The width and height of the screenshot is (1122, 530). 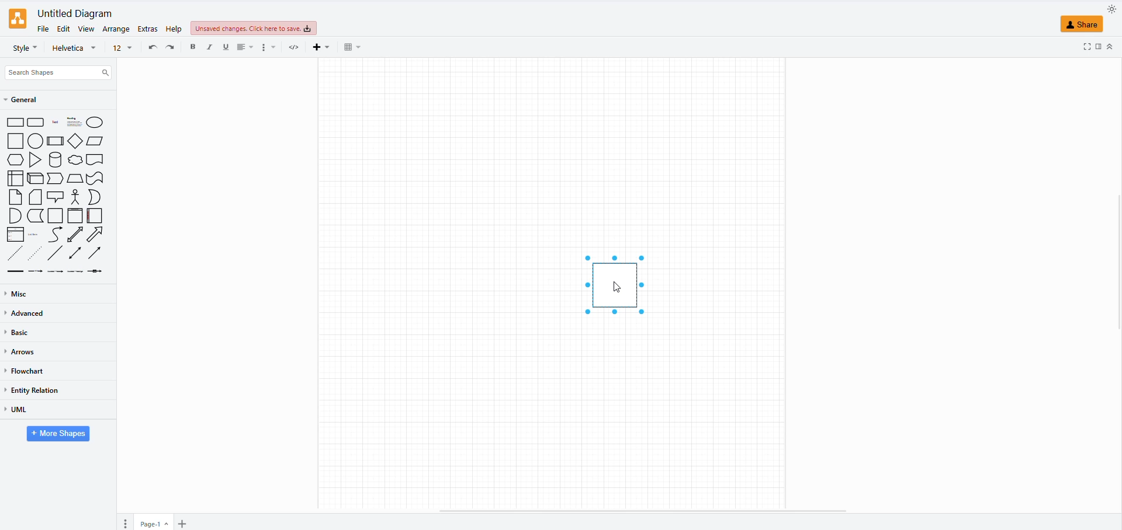 I want to click on help, so click(x=174, y=27).